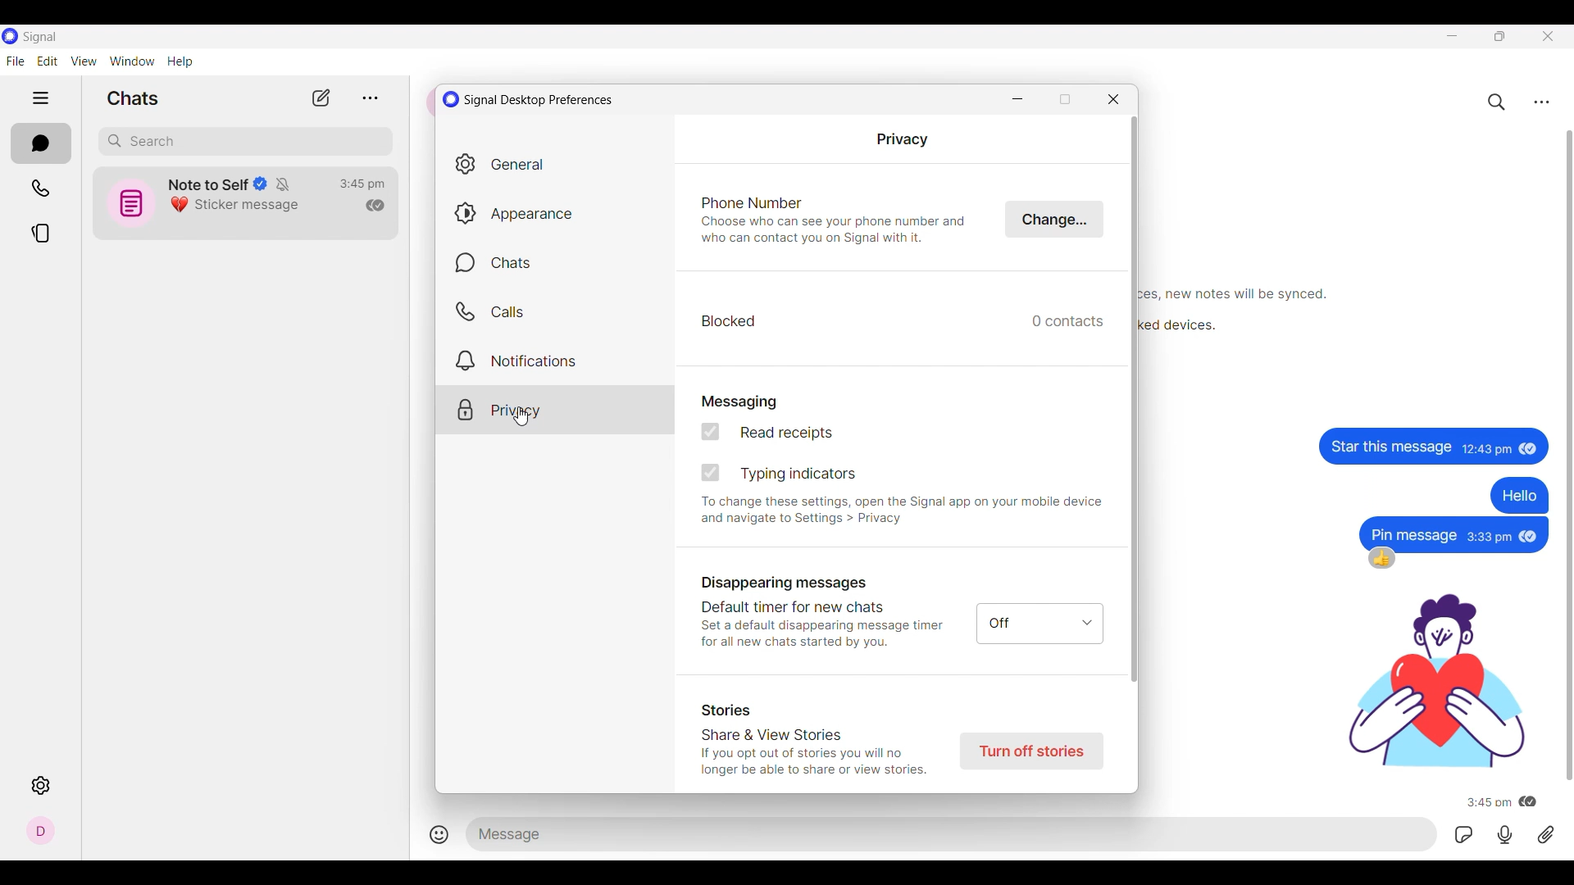  I want to click on Help menu, so click(180, 61).